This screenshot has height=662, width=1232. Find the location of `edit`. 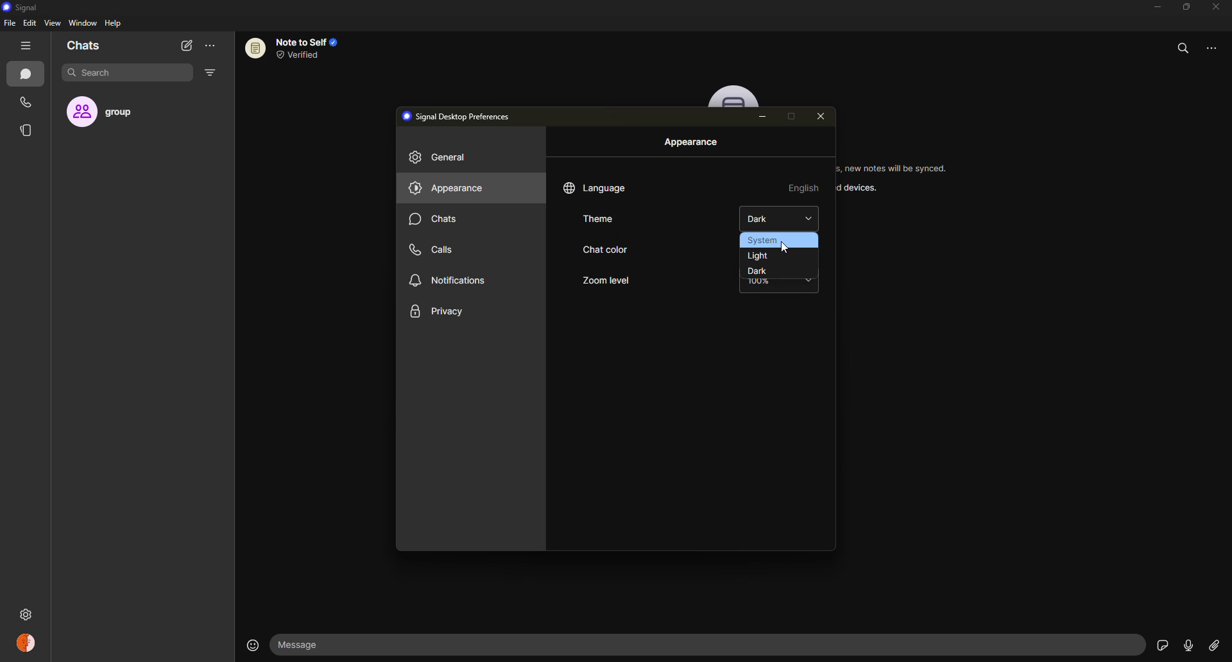

edit is located at coordinates (30, 22).